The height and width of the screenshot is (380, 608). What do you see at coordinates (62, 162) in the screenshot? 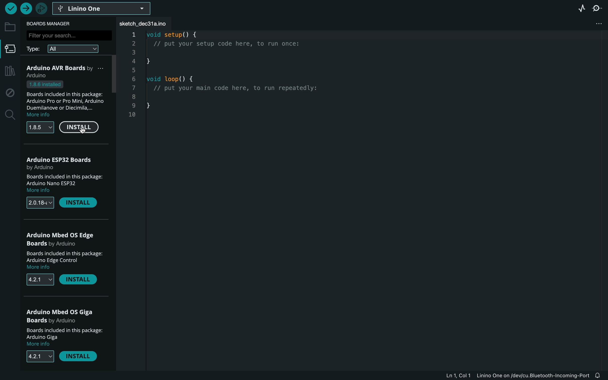
I see `ESP32 boards` at bounding box center [62, 162].